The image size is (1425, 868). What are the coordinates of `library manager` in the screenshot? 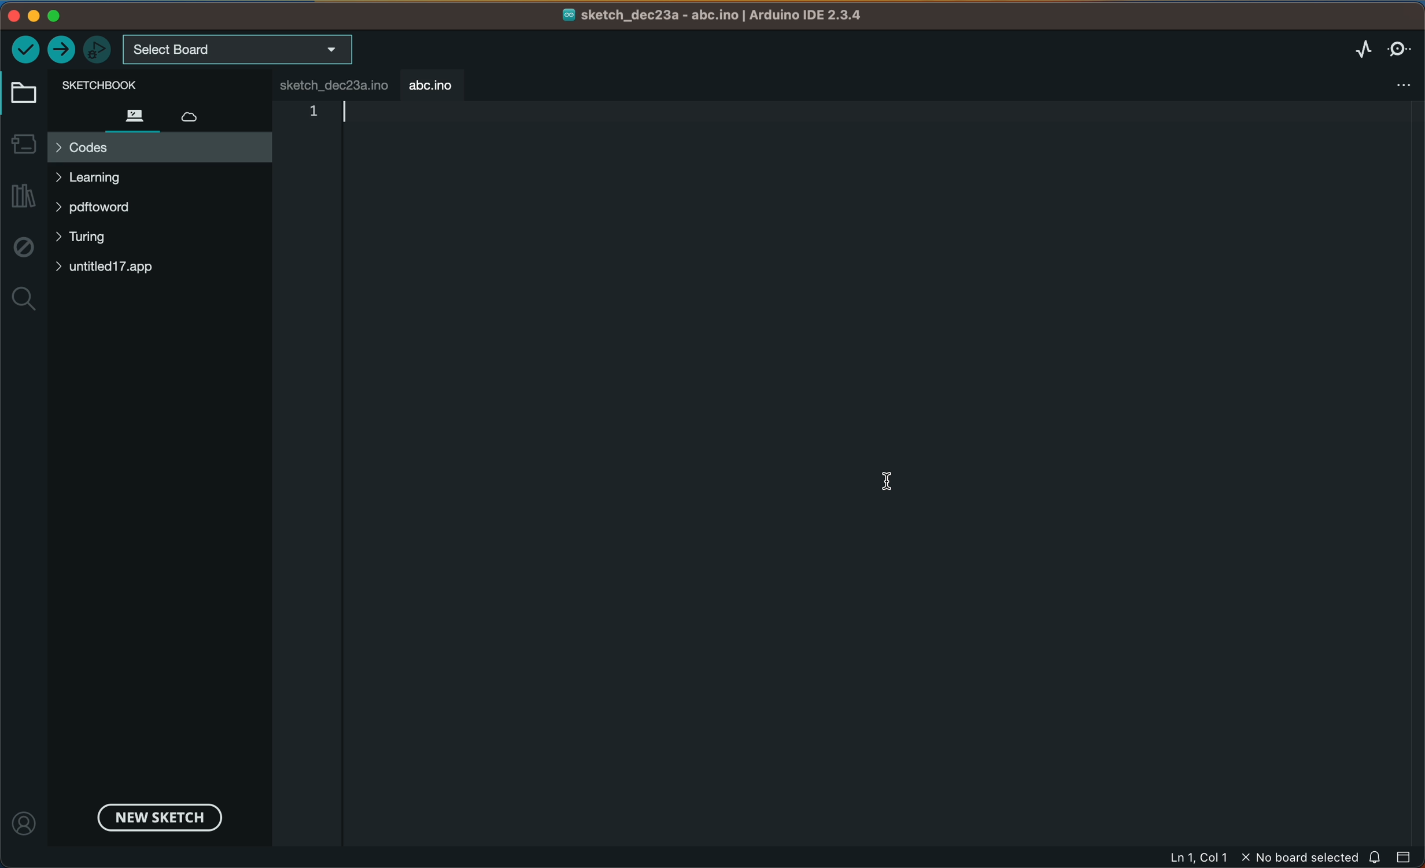 It's located at (25, 197).